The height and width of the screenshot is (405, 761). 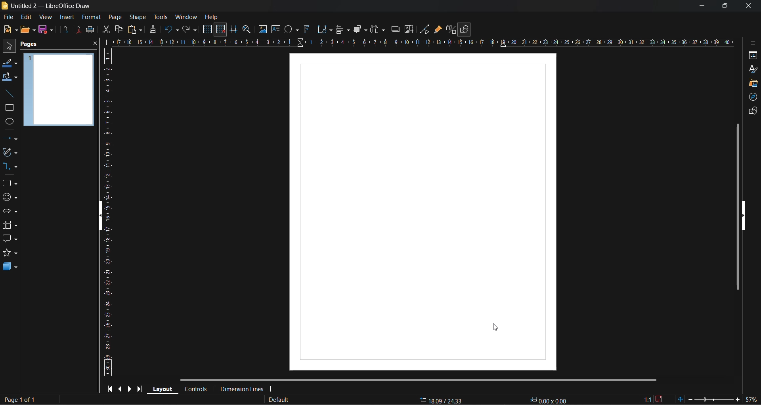 I want to click on paste, so click(x=134, y=30).